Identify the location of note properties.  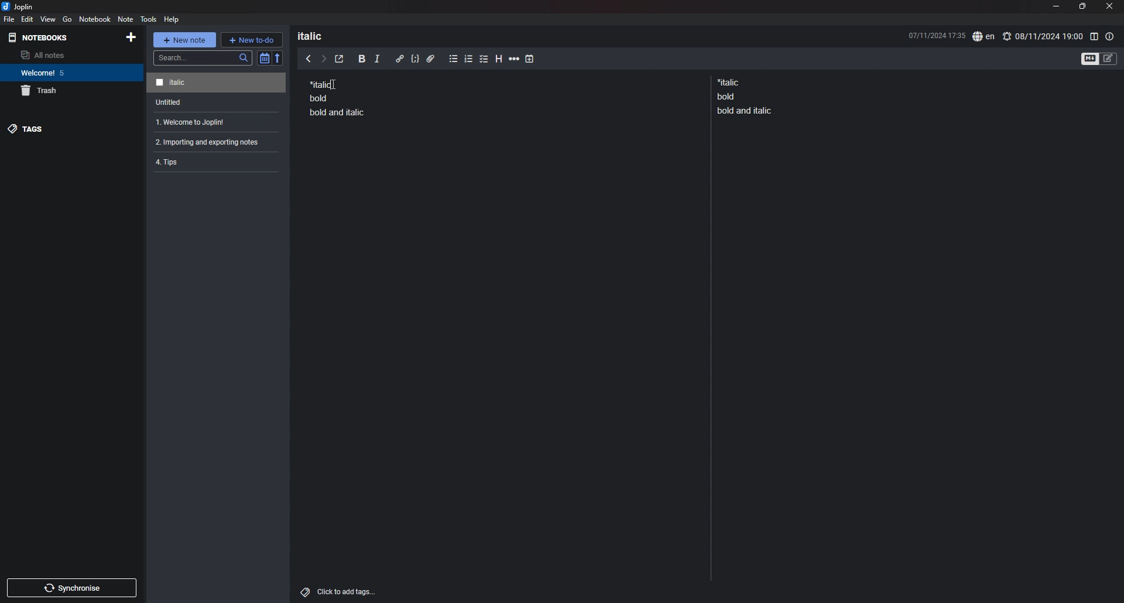
(1110, 36).